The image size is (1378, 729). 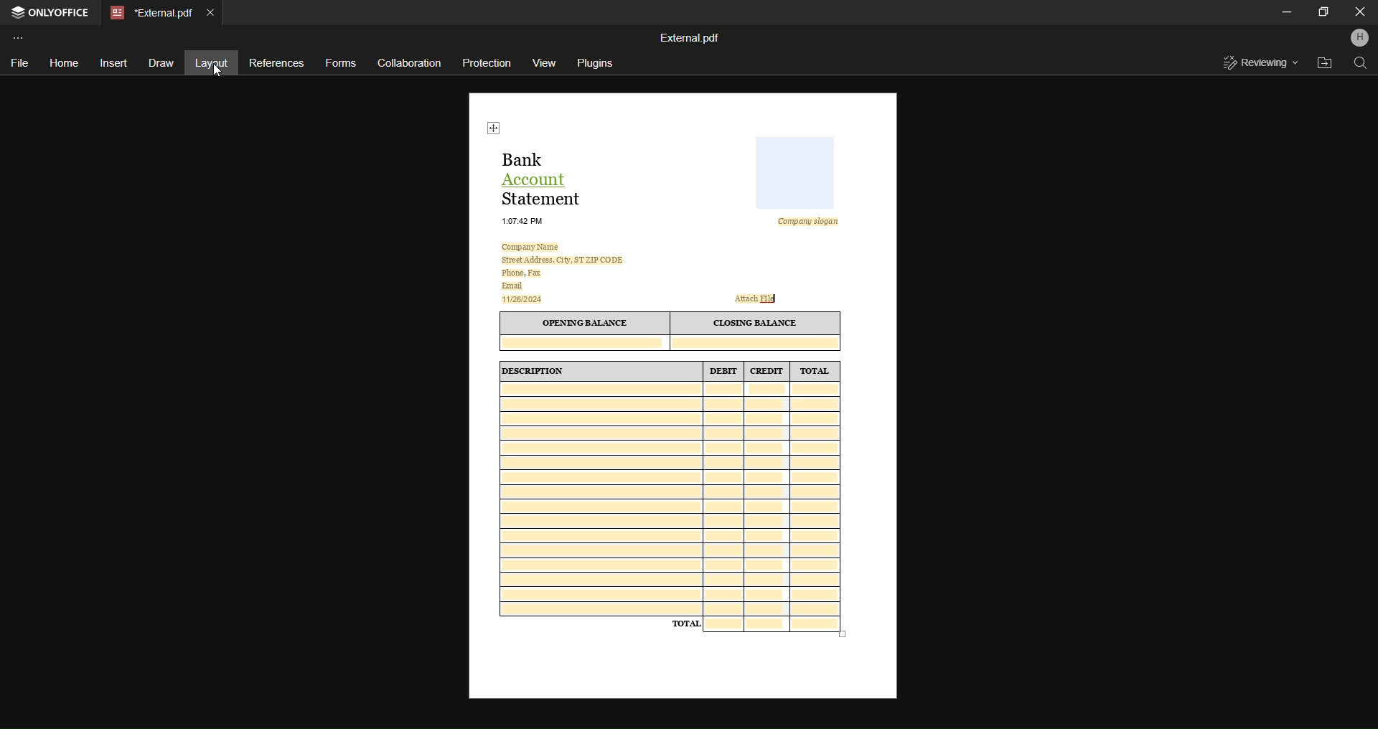 I want to click on Forms, so click(x=340, y=63).